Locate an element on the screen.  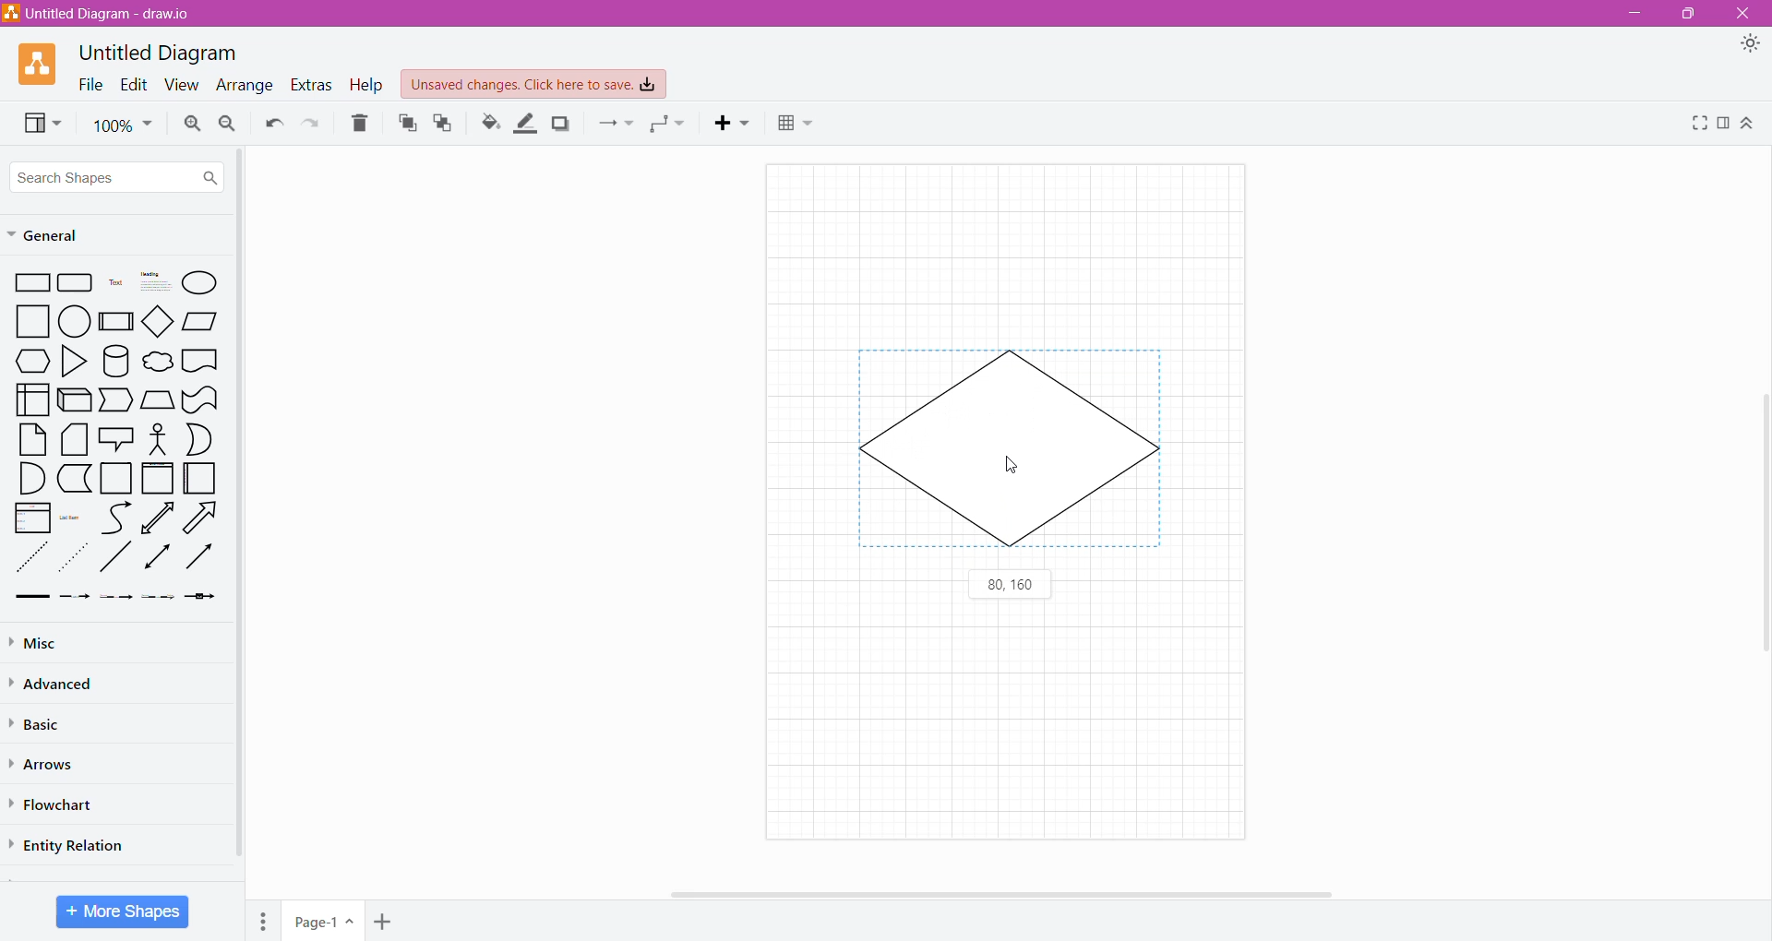
Unsaved Changes. Click here to save is located at coordinates (534, 84).